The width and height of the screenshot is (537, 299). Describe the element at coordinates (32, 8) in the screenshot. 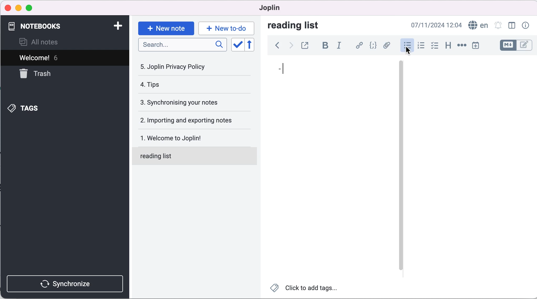

I see `maximize` at that location.